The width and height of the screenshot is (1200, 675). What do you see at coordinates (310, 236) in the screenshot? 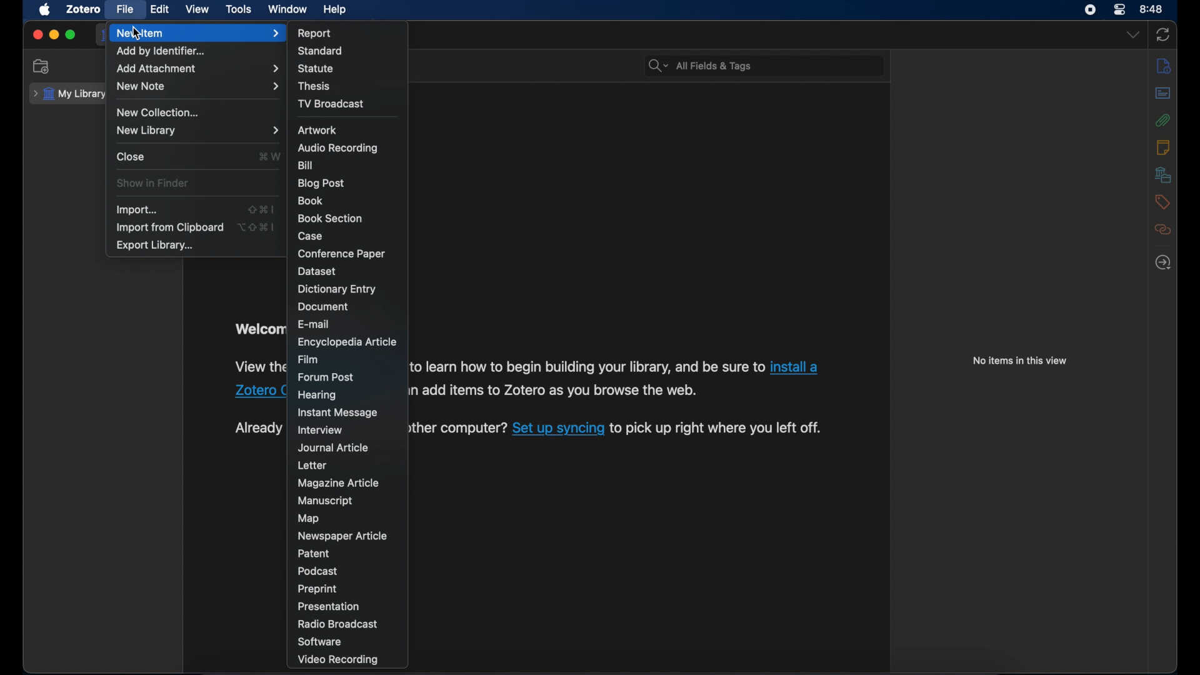
I see `case` at bounding box center [310, 236].